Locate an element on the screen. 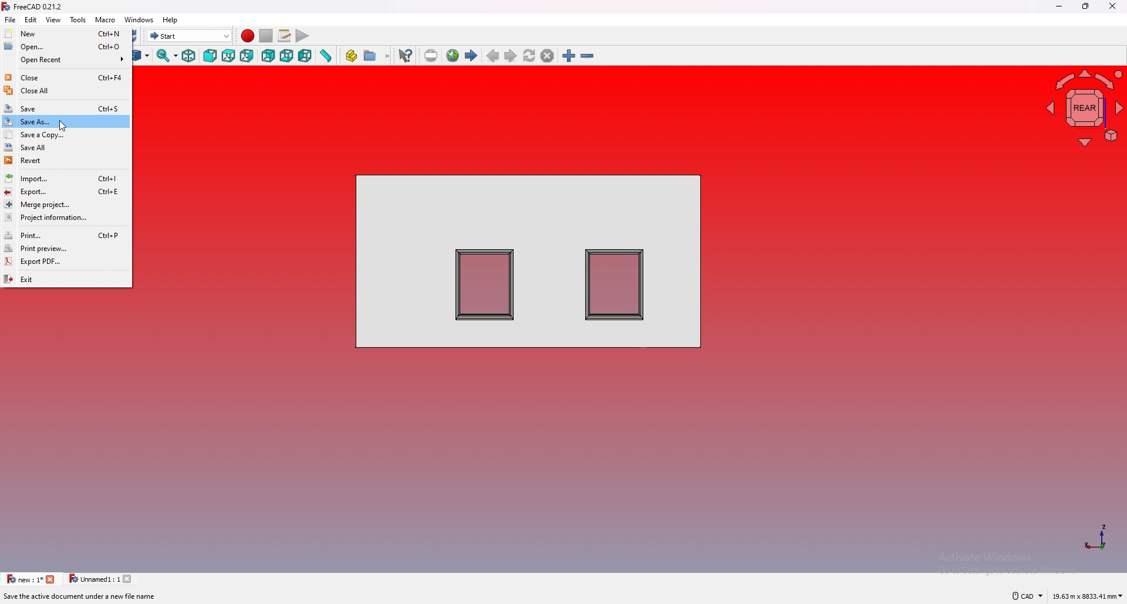 The width and height of the screenshot is (1127, 604). first page is located at coordinates (471, 56).